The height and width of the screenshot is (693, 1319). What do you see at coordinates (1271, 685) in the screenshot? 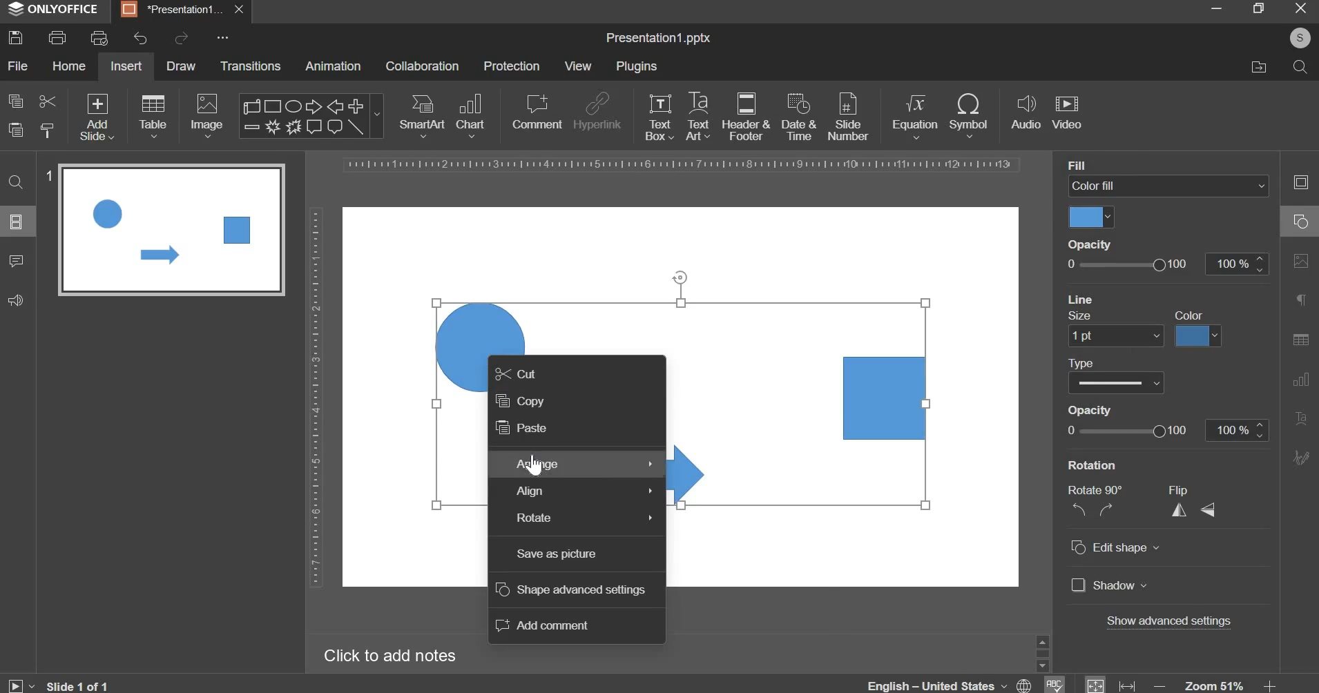
I see `increase zoom` at bounding box center [1271, 685].